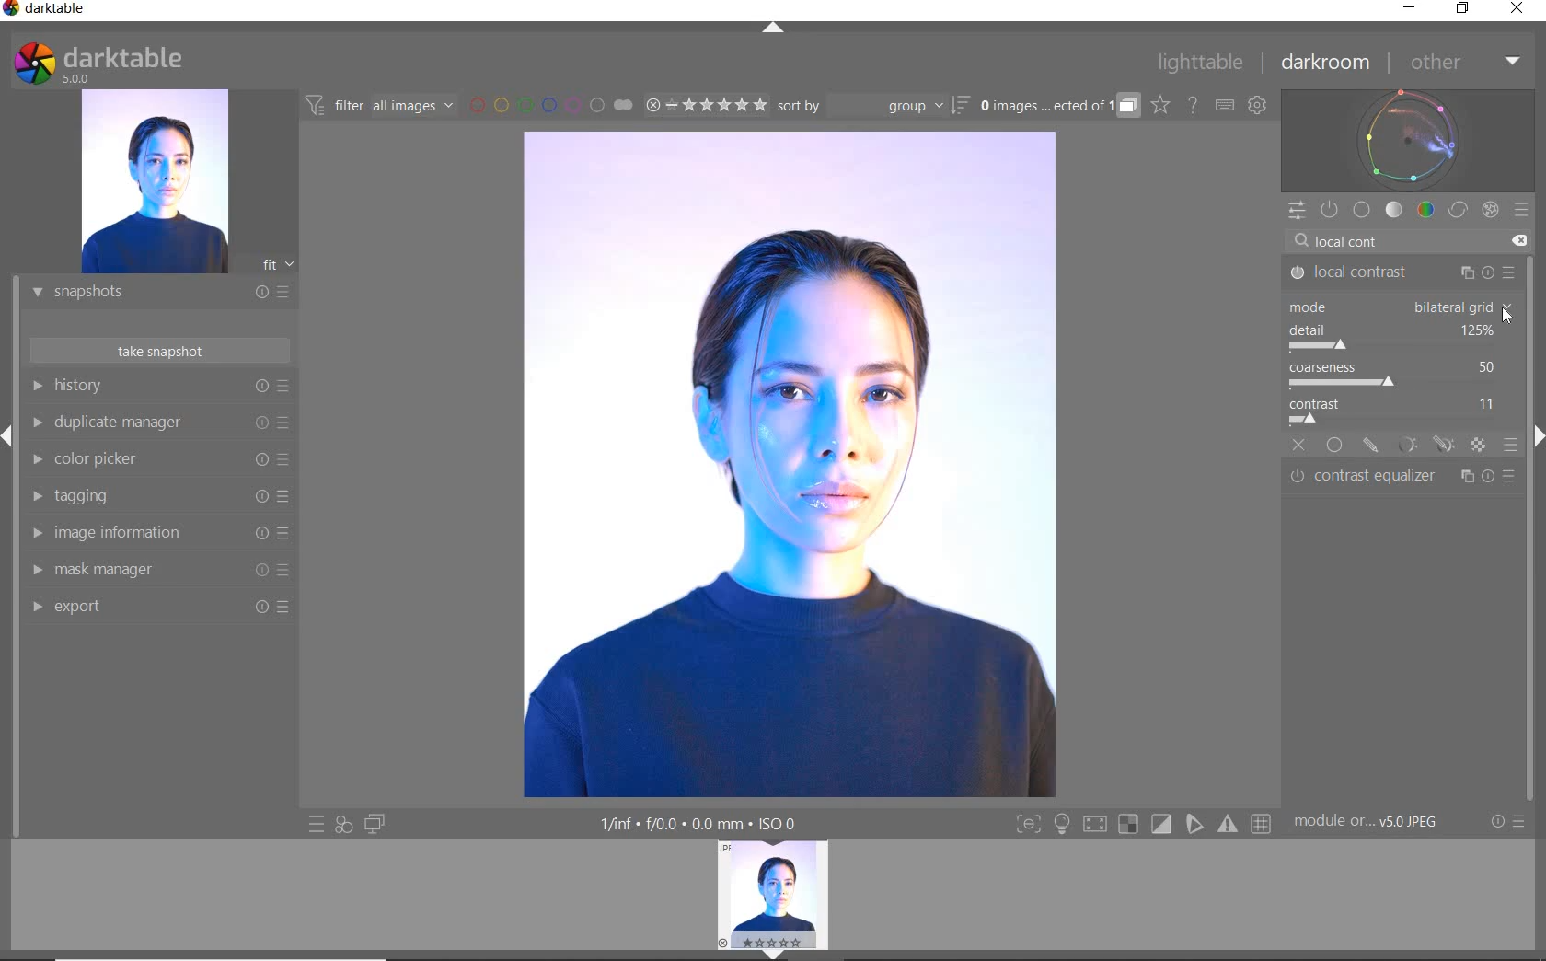  What do you see at coordinates (1263, 825) in the screenshot?
I see `Button` at bounding box center [1263, 825].